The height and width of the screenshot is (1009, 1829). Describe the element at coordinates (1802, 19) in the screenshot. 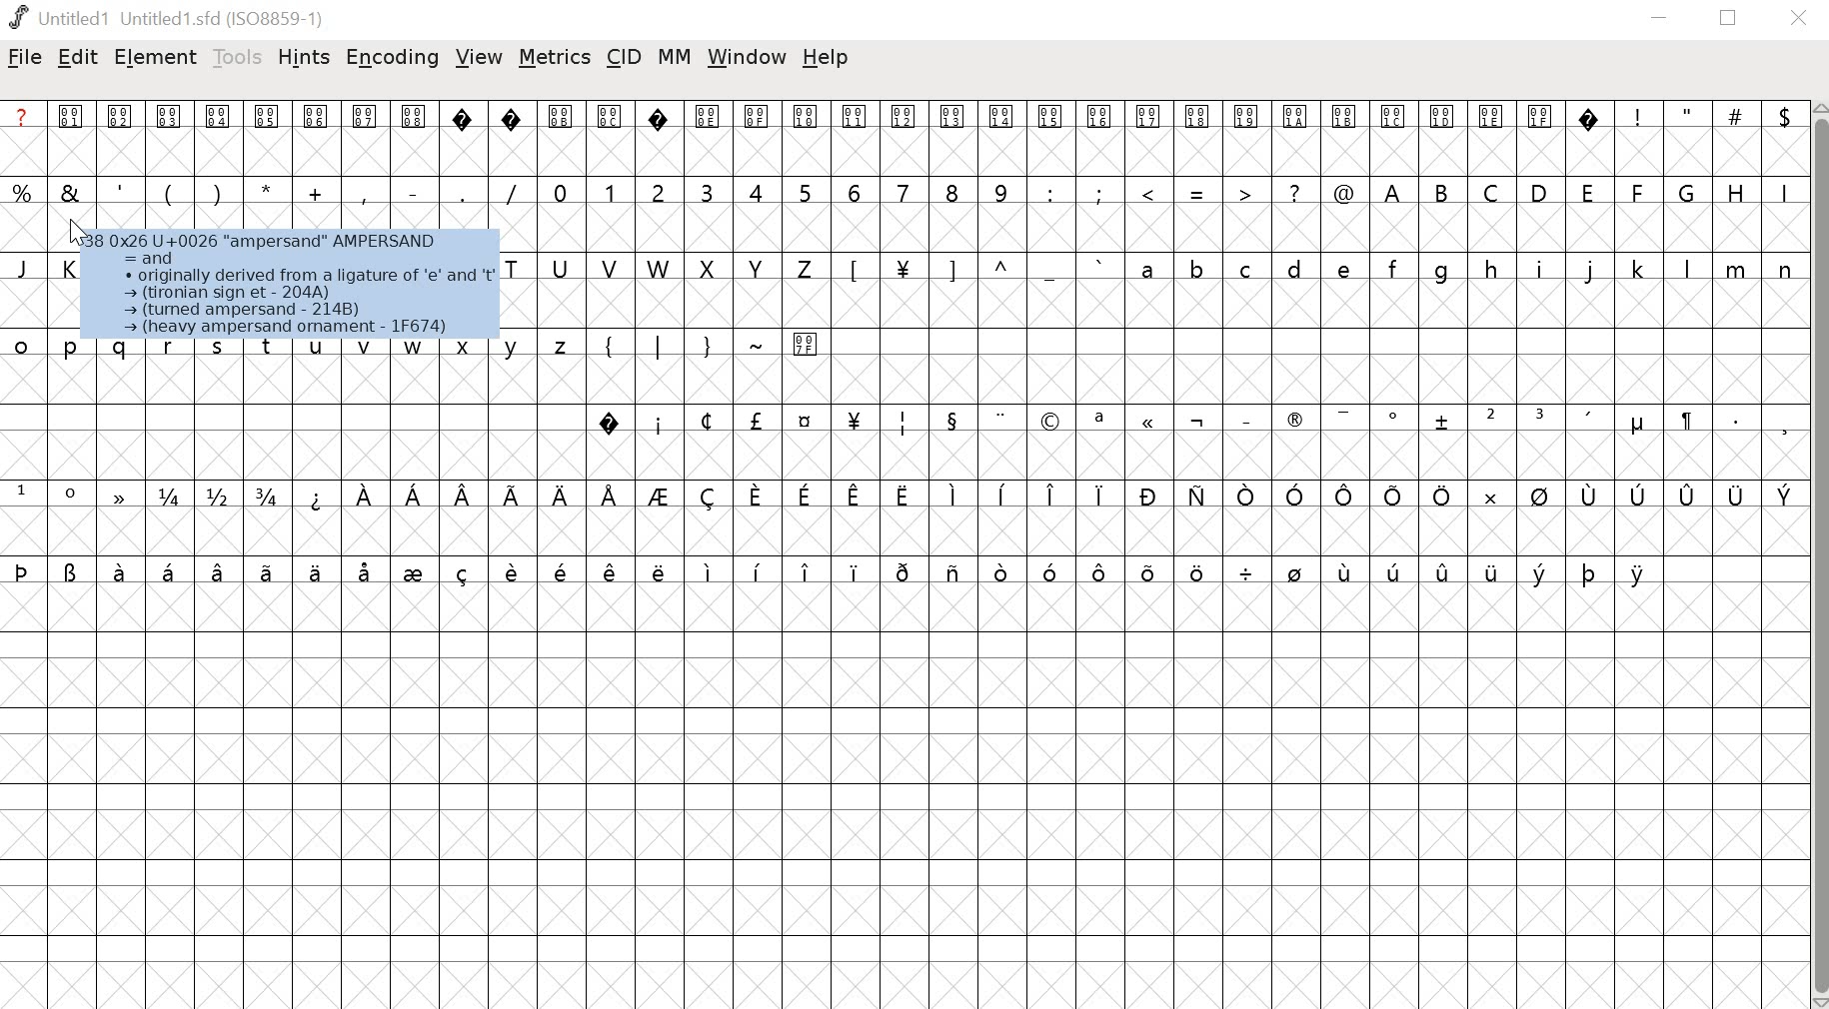

I see `close` at that location.